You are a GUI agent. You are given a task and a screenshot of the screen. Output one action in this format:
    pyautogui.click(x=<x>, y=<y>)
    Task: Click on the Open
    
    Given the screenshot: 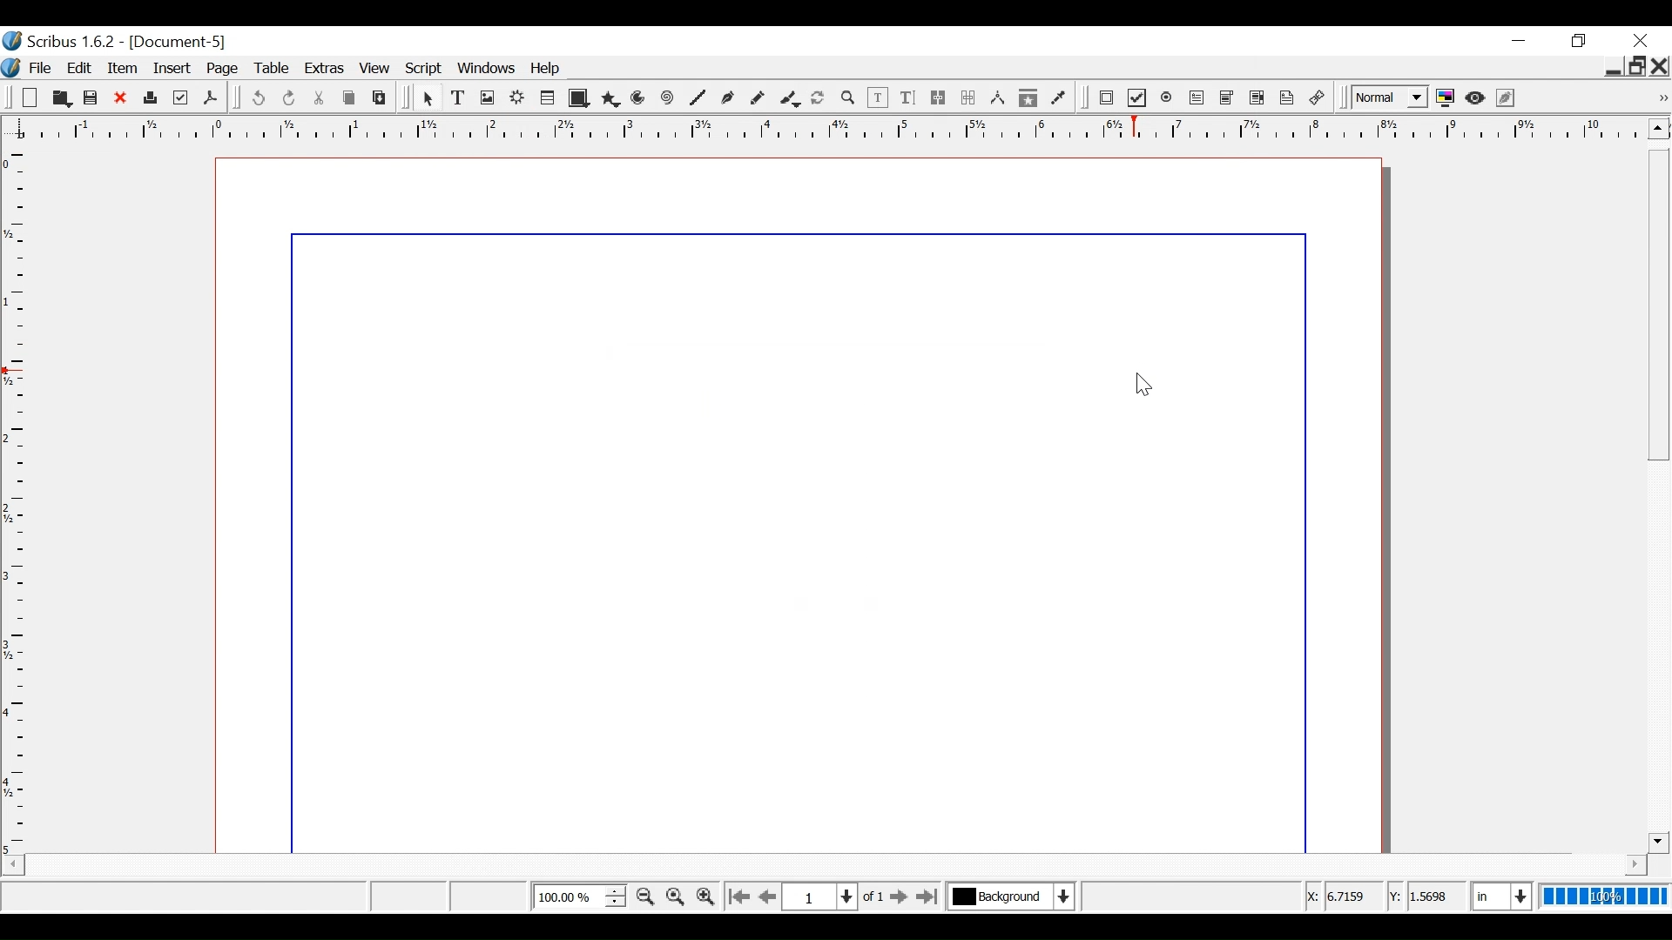 What is the action you would take?
    pyautogui.click(x=28, y=98)
    